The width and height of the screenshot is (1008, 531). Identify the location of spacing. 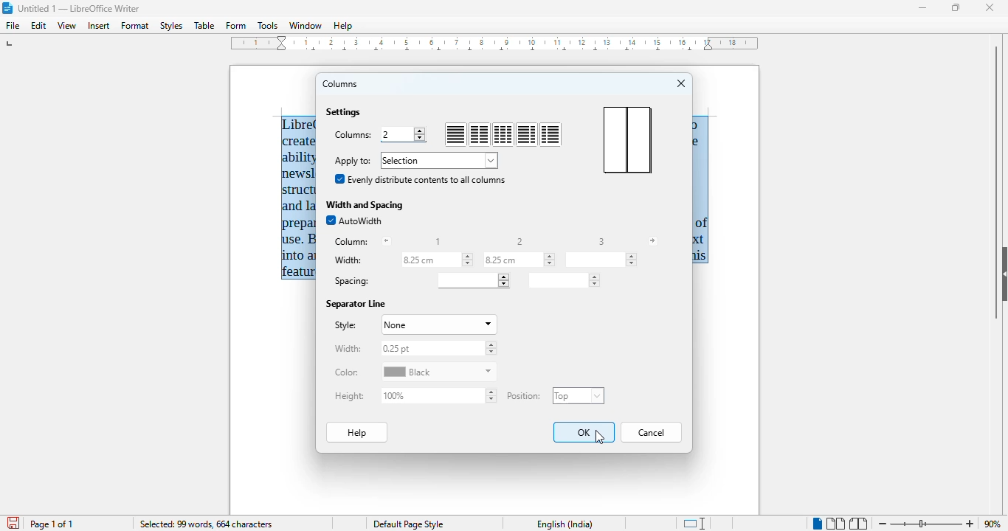
(563, 280).